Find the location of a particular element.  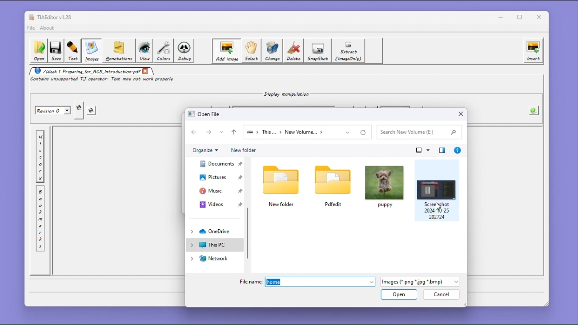

TIAEditor v1.28 is located at coordinates (50, 17).